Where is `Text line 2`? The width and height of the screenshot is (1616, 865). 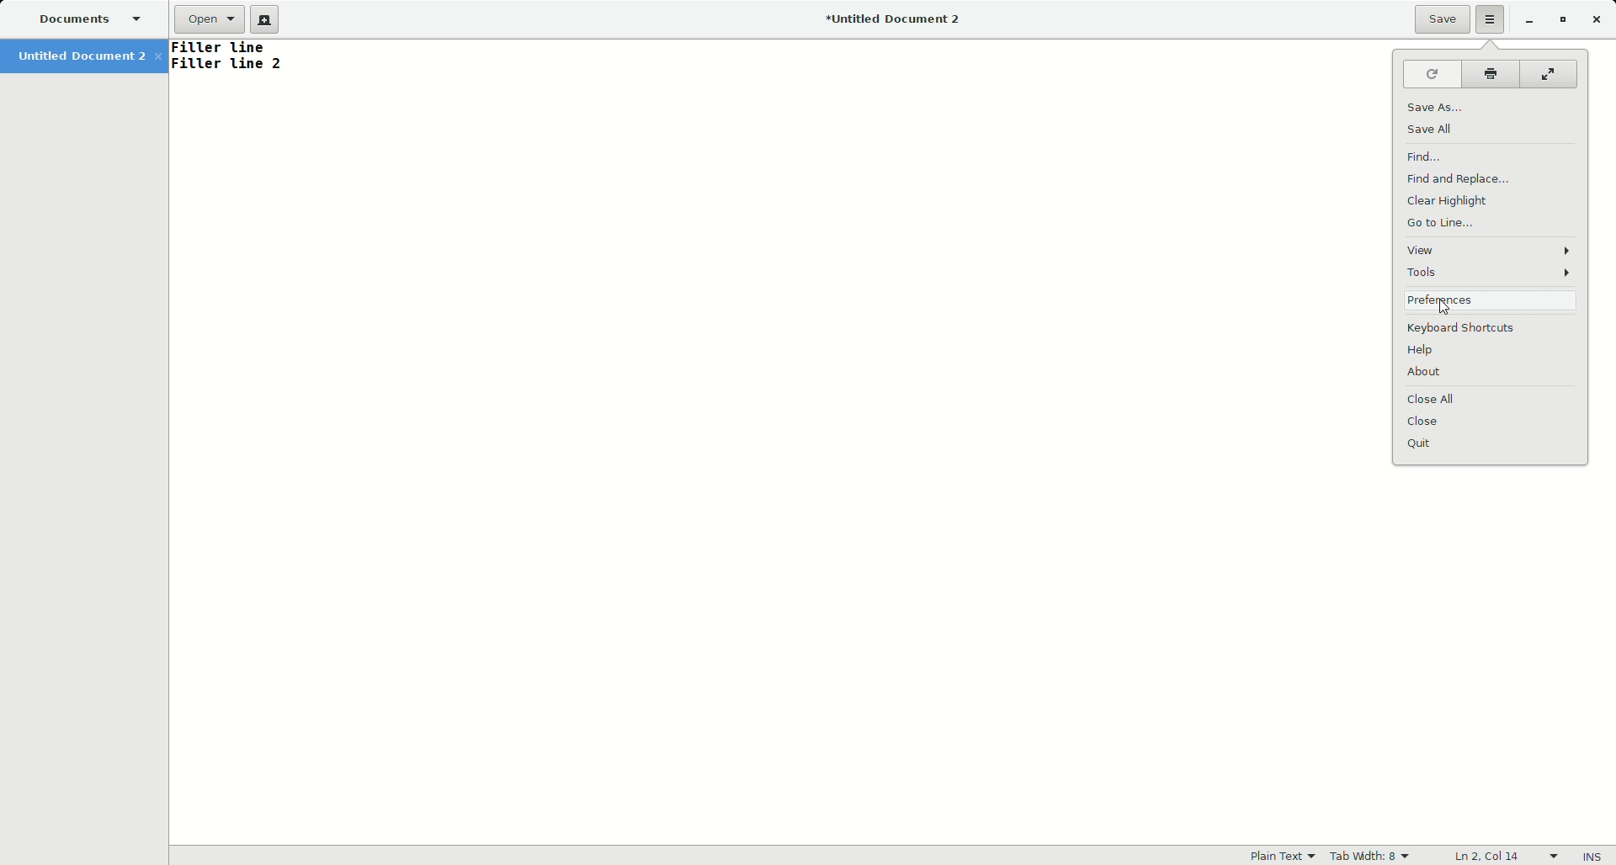 Text line 2 is located at coordinates (229, 66).